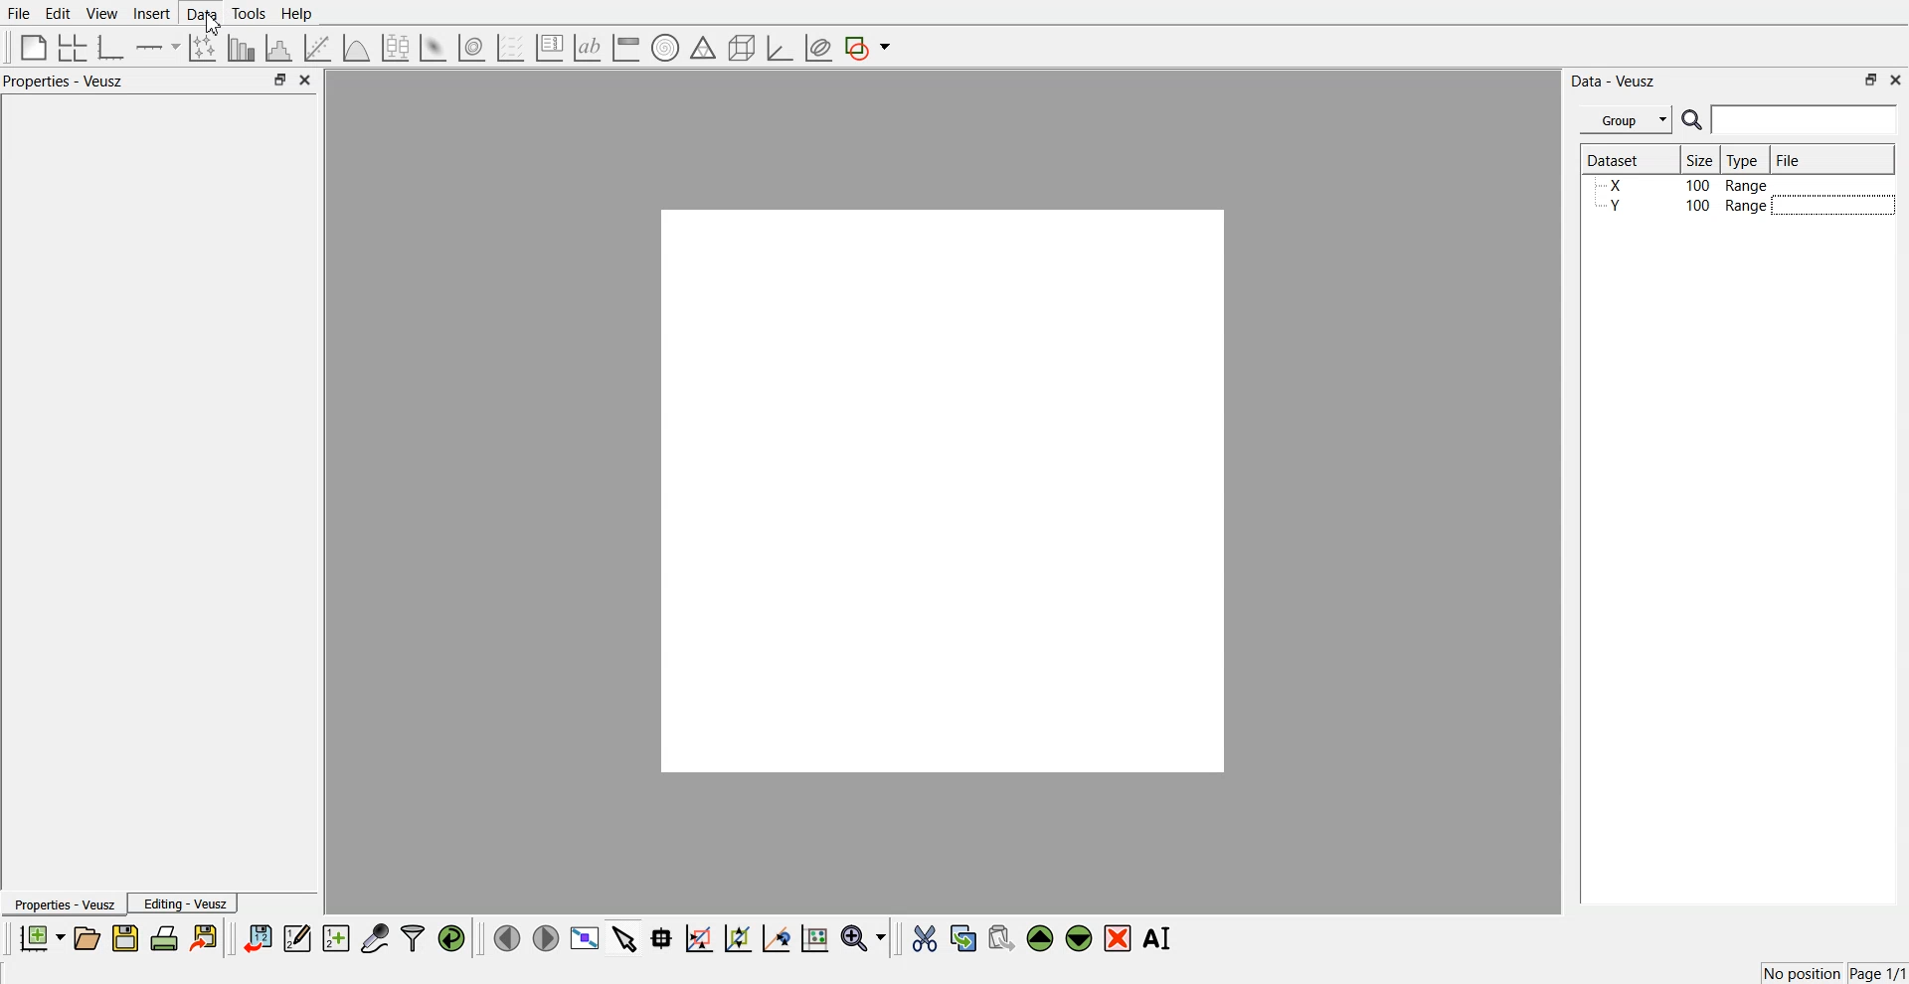 The image size is (1909, 984). What do you see at coordinates (64, 81) in the screenshot?
I see `Properties - Veusz` at bounding box center [64, 81].